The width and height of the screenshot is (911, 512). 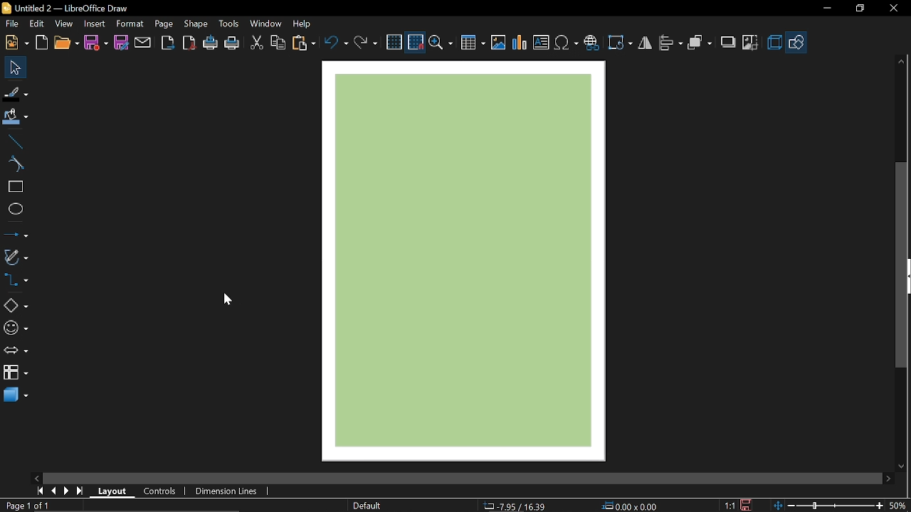 What do you see at coordinates (35, 477) in the screenshot?
I see `Move left` at bounding box center [35, 477].